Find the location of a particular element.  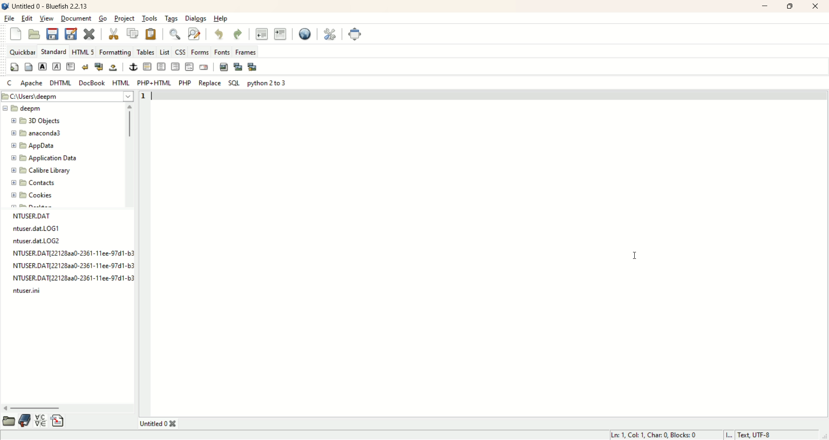

save file as is located at coordinates (70, 33).